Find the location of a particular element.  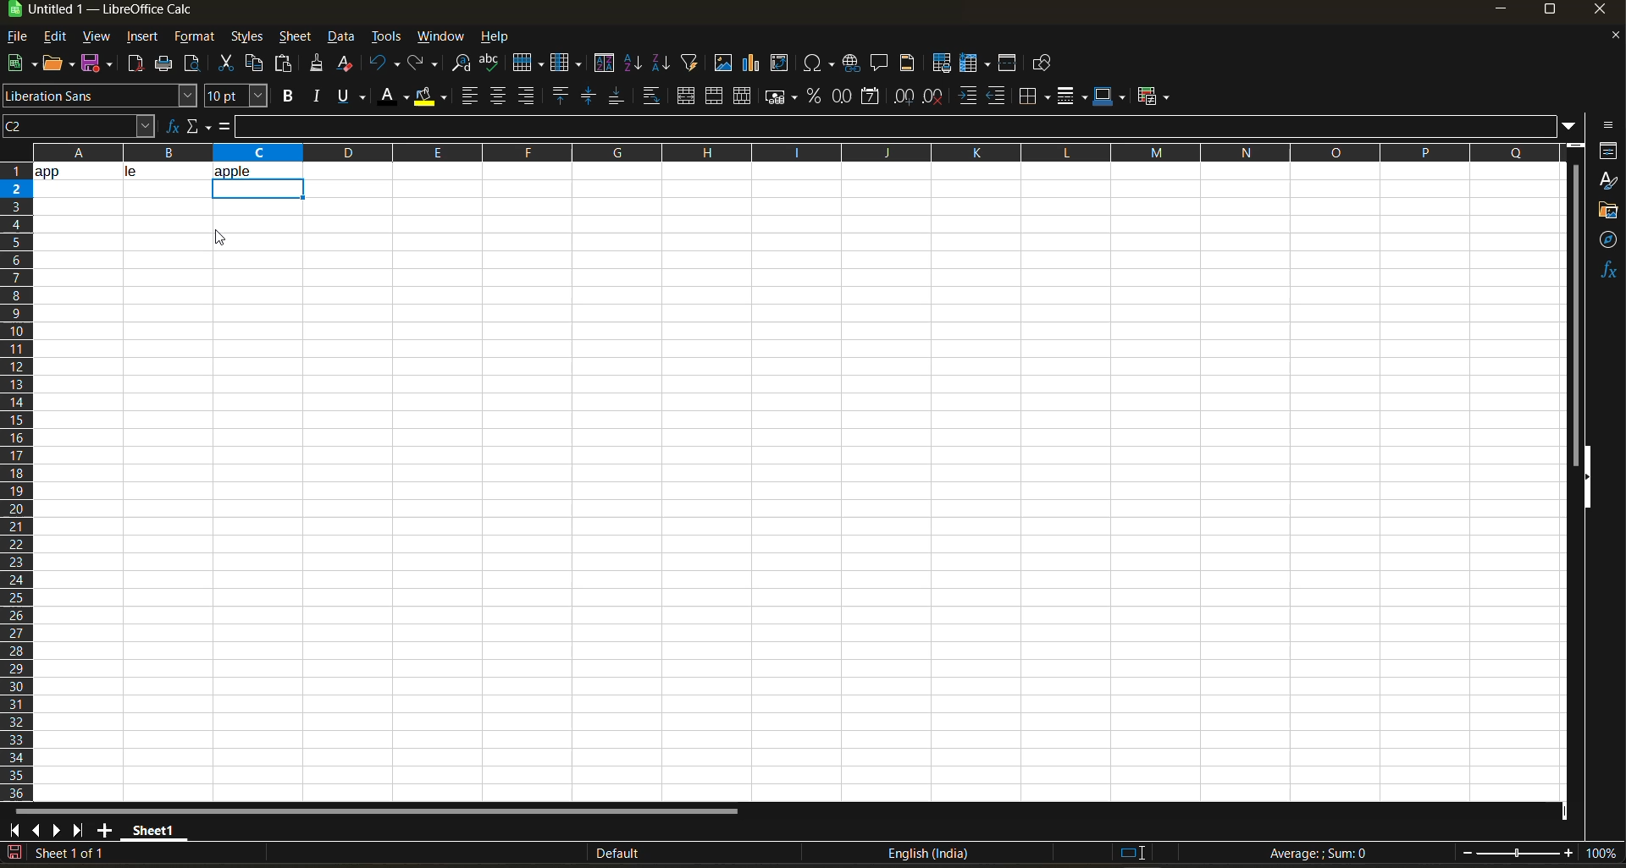

scroll to previous sheet is located at coordinates (36, 829).